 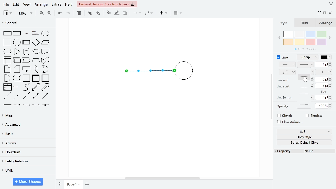 What do you see at coordinates (27, 115) in the screenshot?
I see `misc` at bounding box center [27, 115].